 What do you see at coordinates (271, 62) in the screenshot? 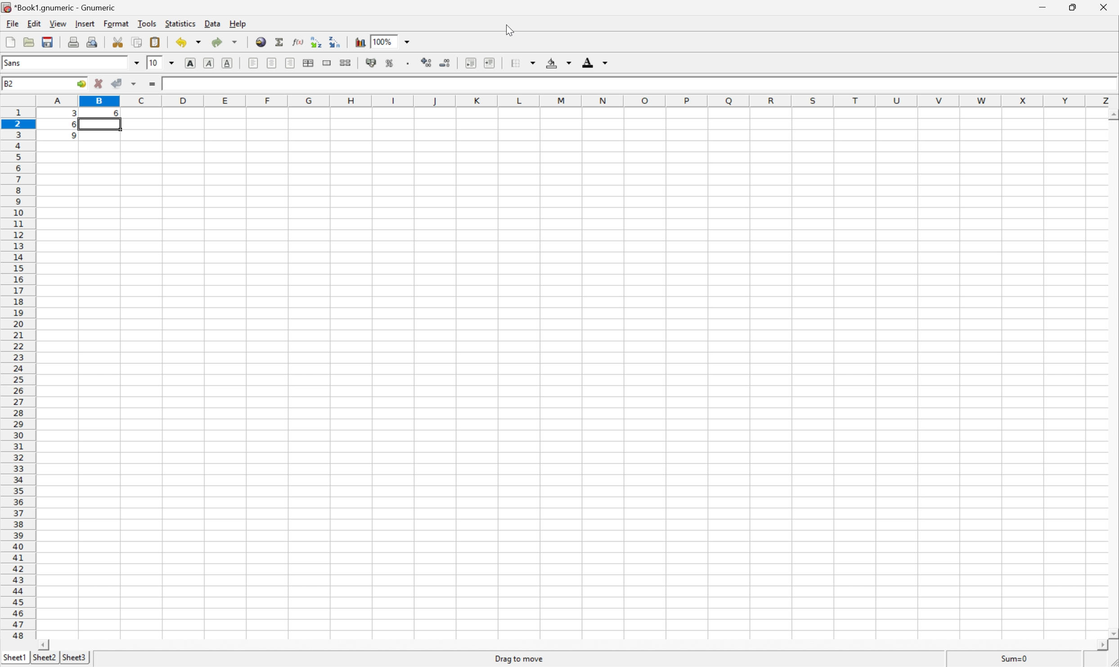
I see `Center horizontally` at bounding box center [271, 62].